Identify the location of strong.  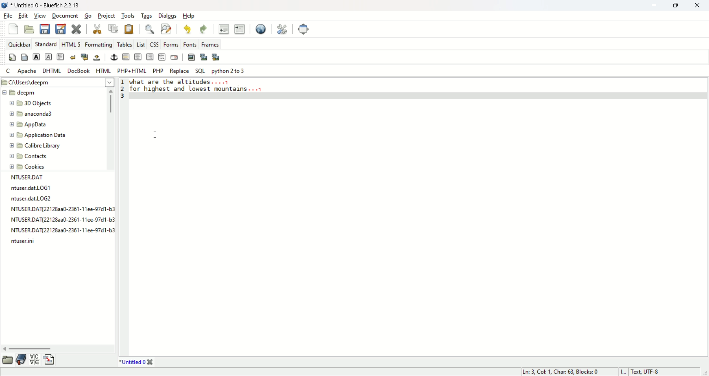
(36, 57).